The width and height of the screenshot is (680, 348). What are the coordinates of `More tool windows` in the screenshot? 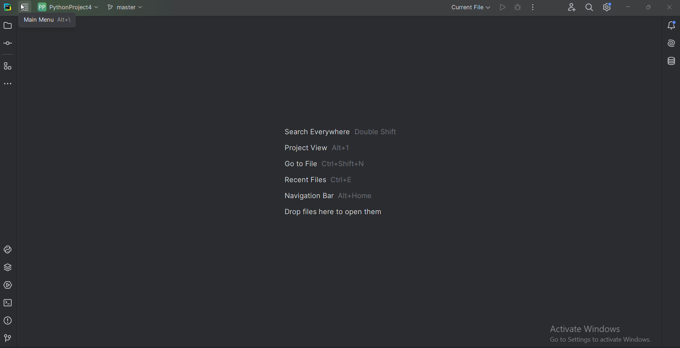 It's located at (10, 85).